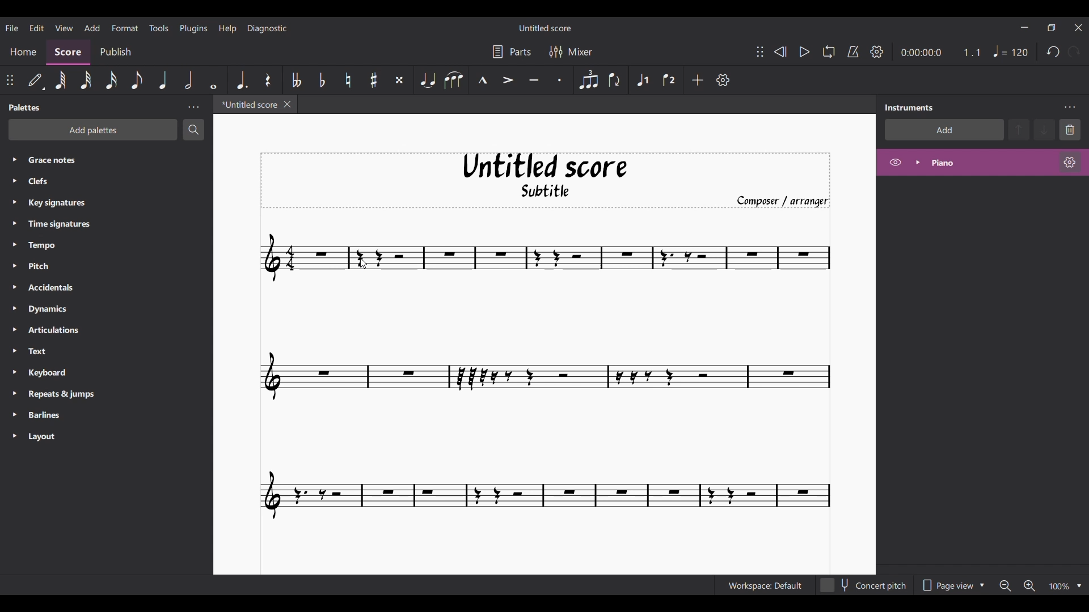 Image resolution: width=1089 pixels, height=612 pixels. I want to click on Expand piano, so click(918, 162).